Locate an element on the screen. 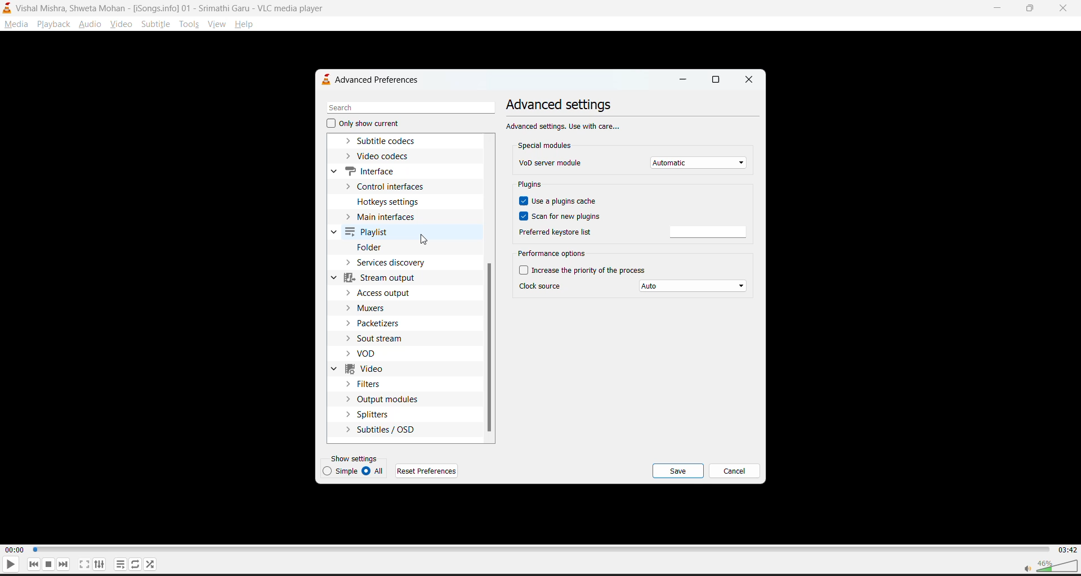  minimize is located at coordinates (998, 8).